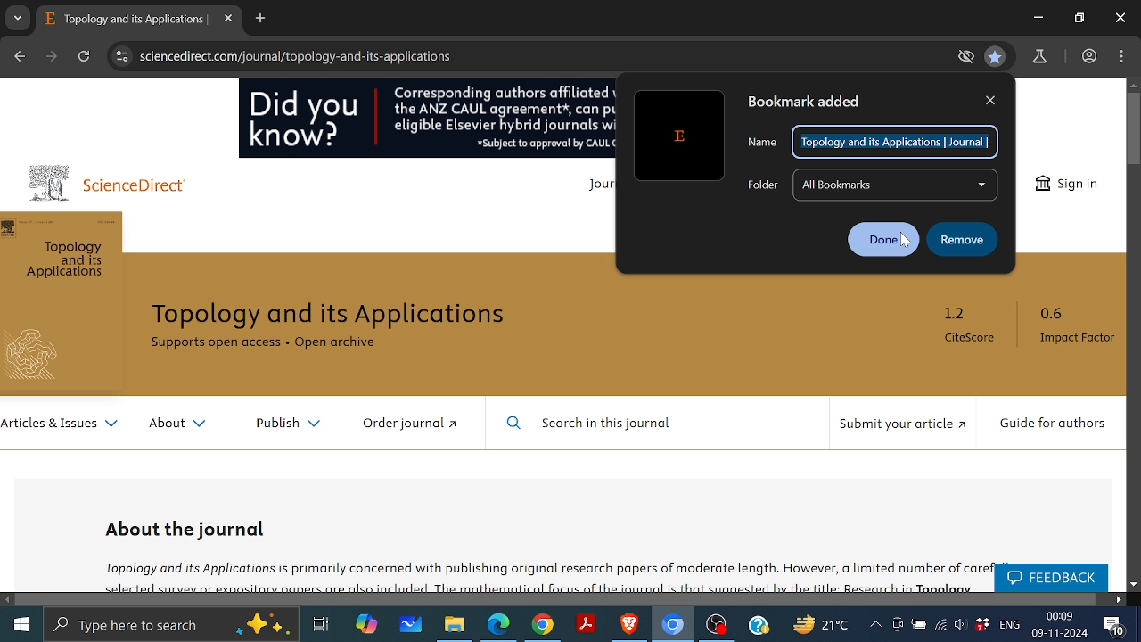  Describe the element at coordinates (341, 315) in the screenshot. I see `Topology and its Applications` at that location.